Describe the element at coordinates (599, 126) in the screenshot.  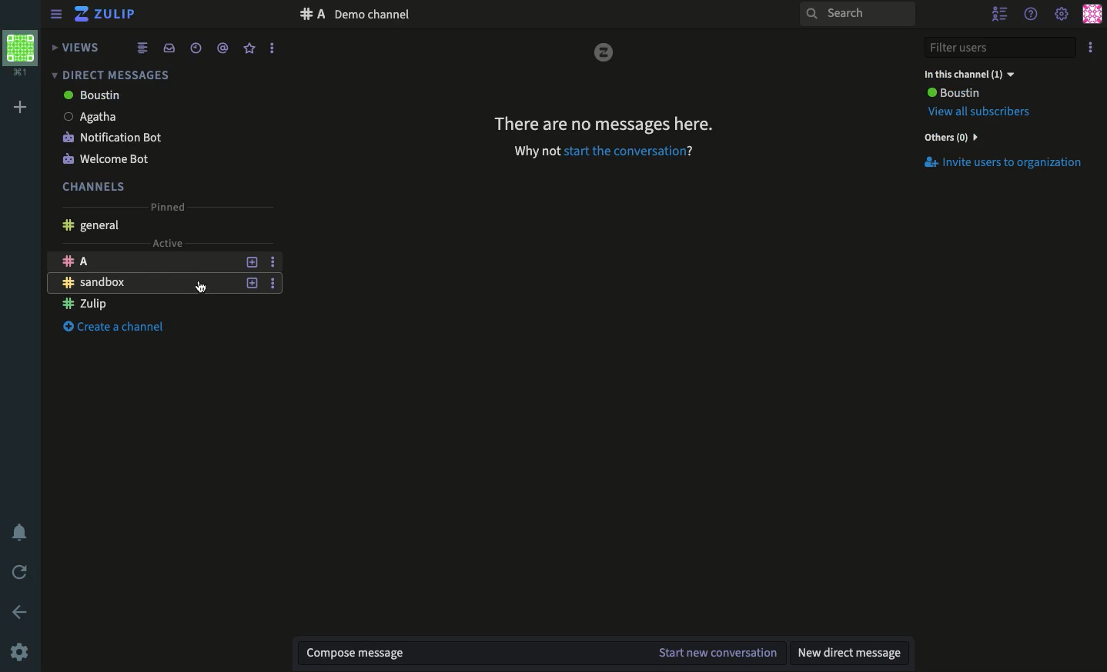
I see `There are no messages here` at that location.